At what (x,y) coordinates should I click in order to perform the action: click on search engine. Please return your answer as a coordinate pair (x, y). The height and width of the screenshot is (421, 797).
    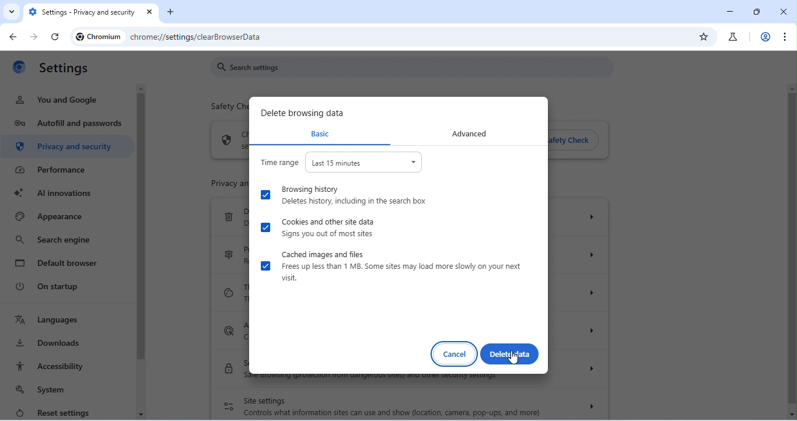
    Looking at the image, I should click on (53, 240).